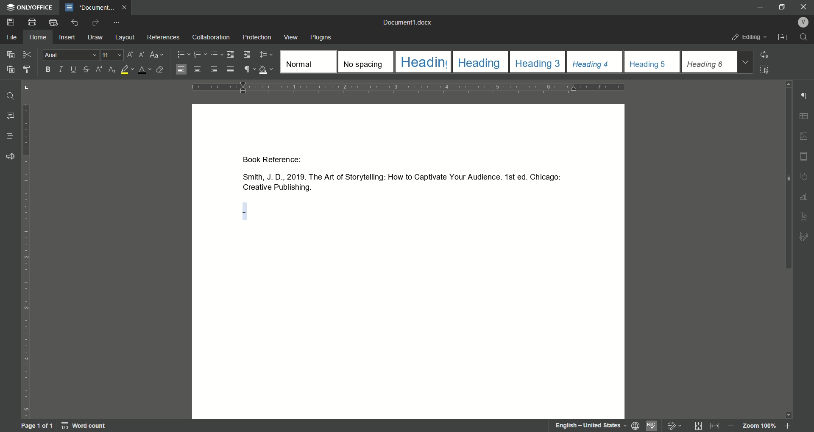 The height and width of the screenshot is (432, 814). What do you see at coordinates (85, 426) in the screenshot?
I see `word count` at bounding box center [85, 426].